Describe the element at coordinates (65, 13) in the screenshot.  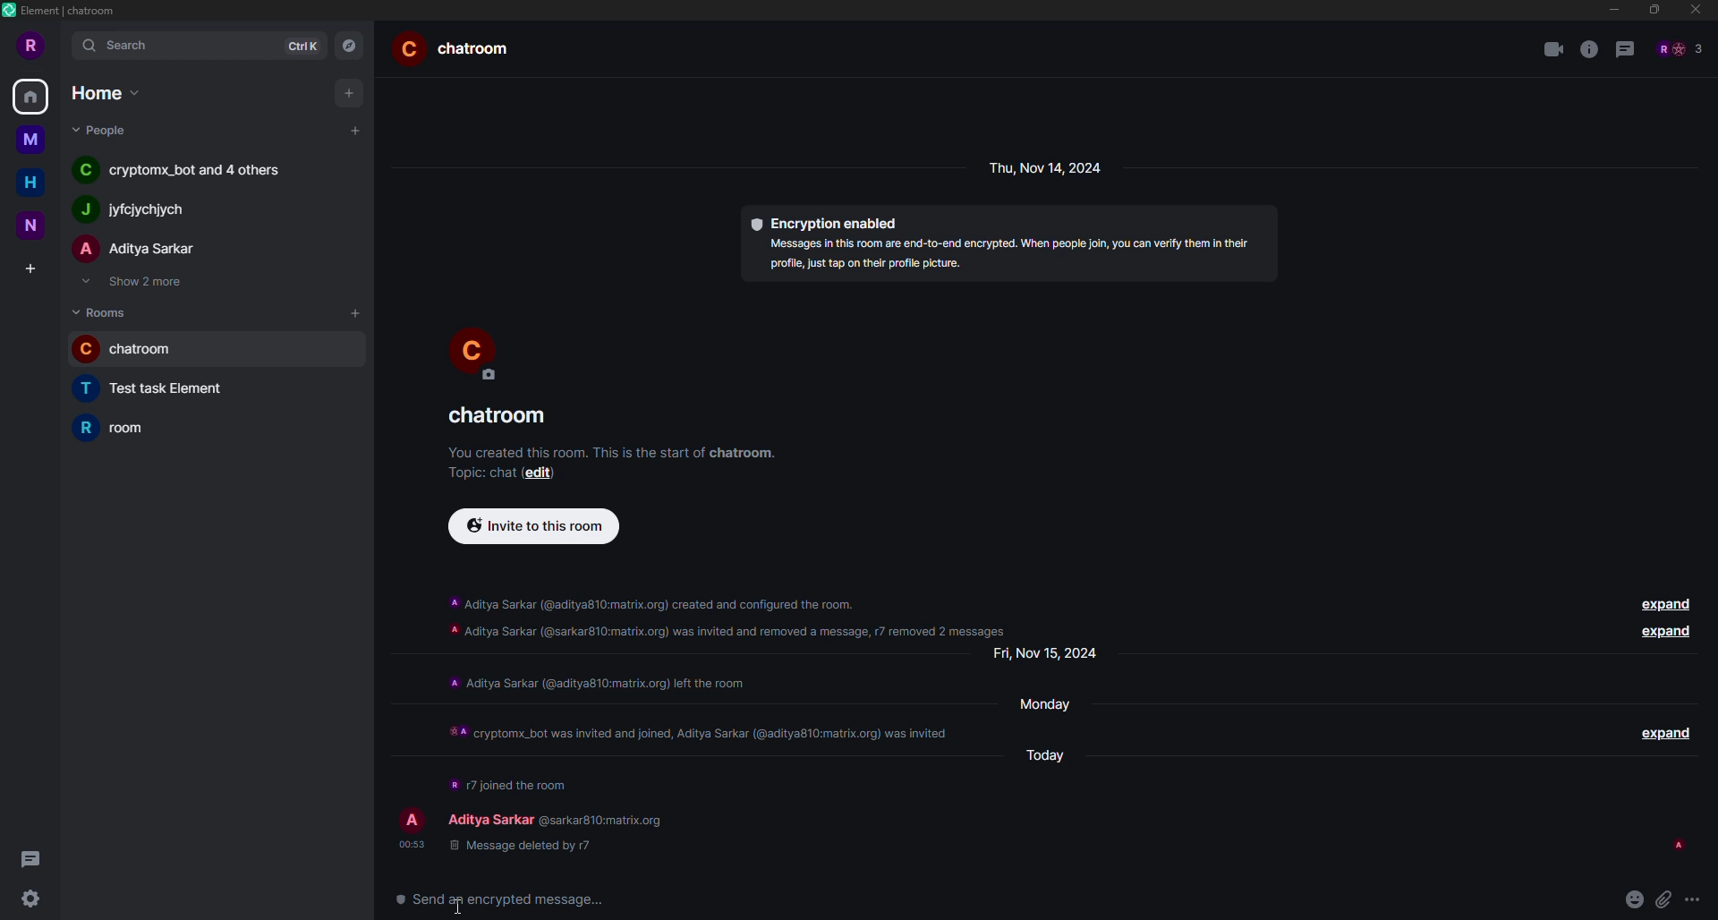
I see `element` at that location.